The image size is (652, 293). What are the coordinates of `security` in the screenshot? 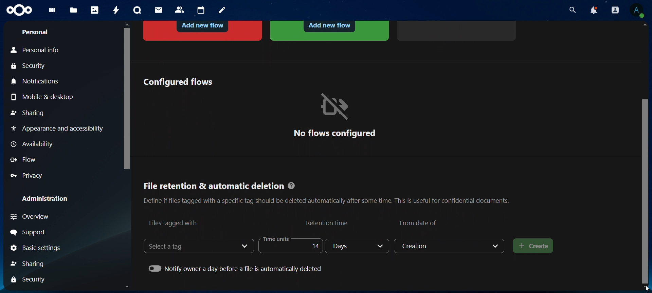 It's located at (31, 279).